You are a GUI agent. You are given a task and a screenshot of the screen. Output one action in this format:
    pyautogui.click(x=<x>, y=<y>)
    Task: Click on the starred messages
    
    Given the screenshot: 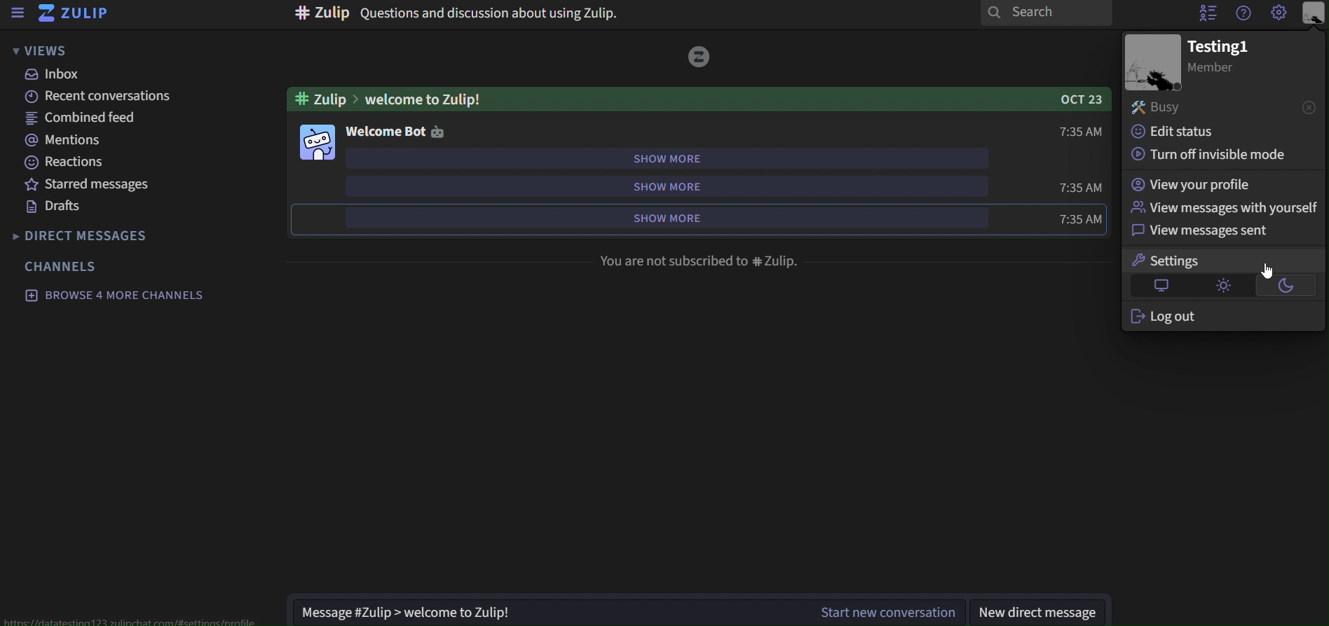 What is the action you would take?
    pyautogui.click(x=117, y=183)
    